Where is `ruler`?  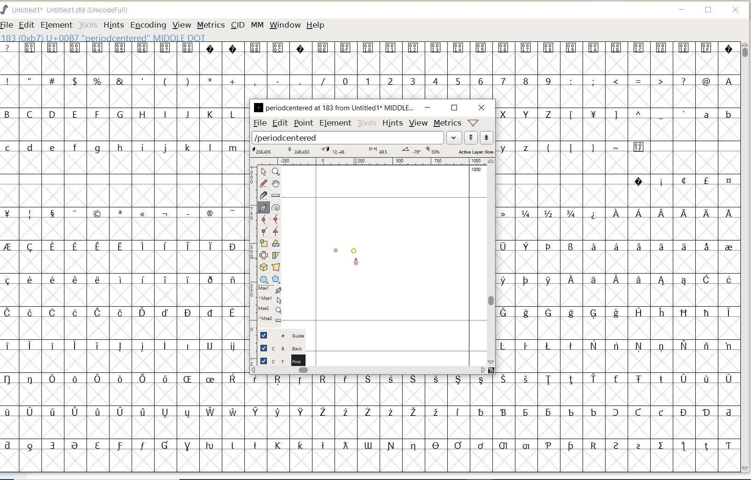
ruler is located at coordinates (374, 162).